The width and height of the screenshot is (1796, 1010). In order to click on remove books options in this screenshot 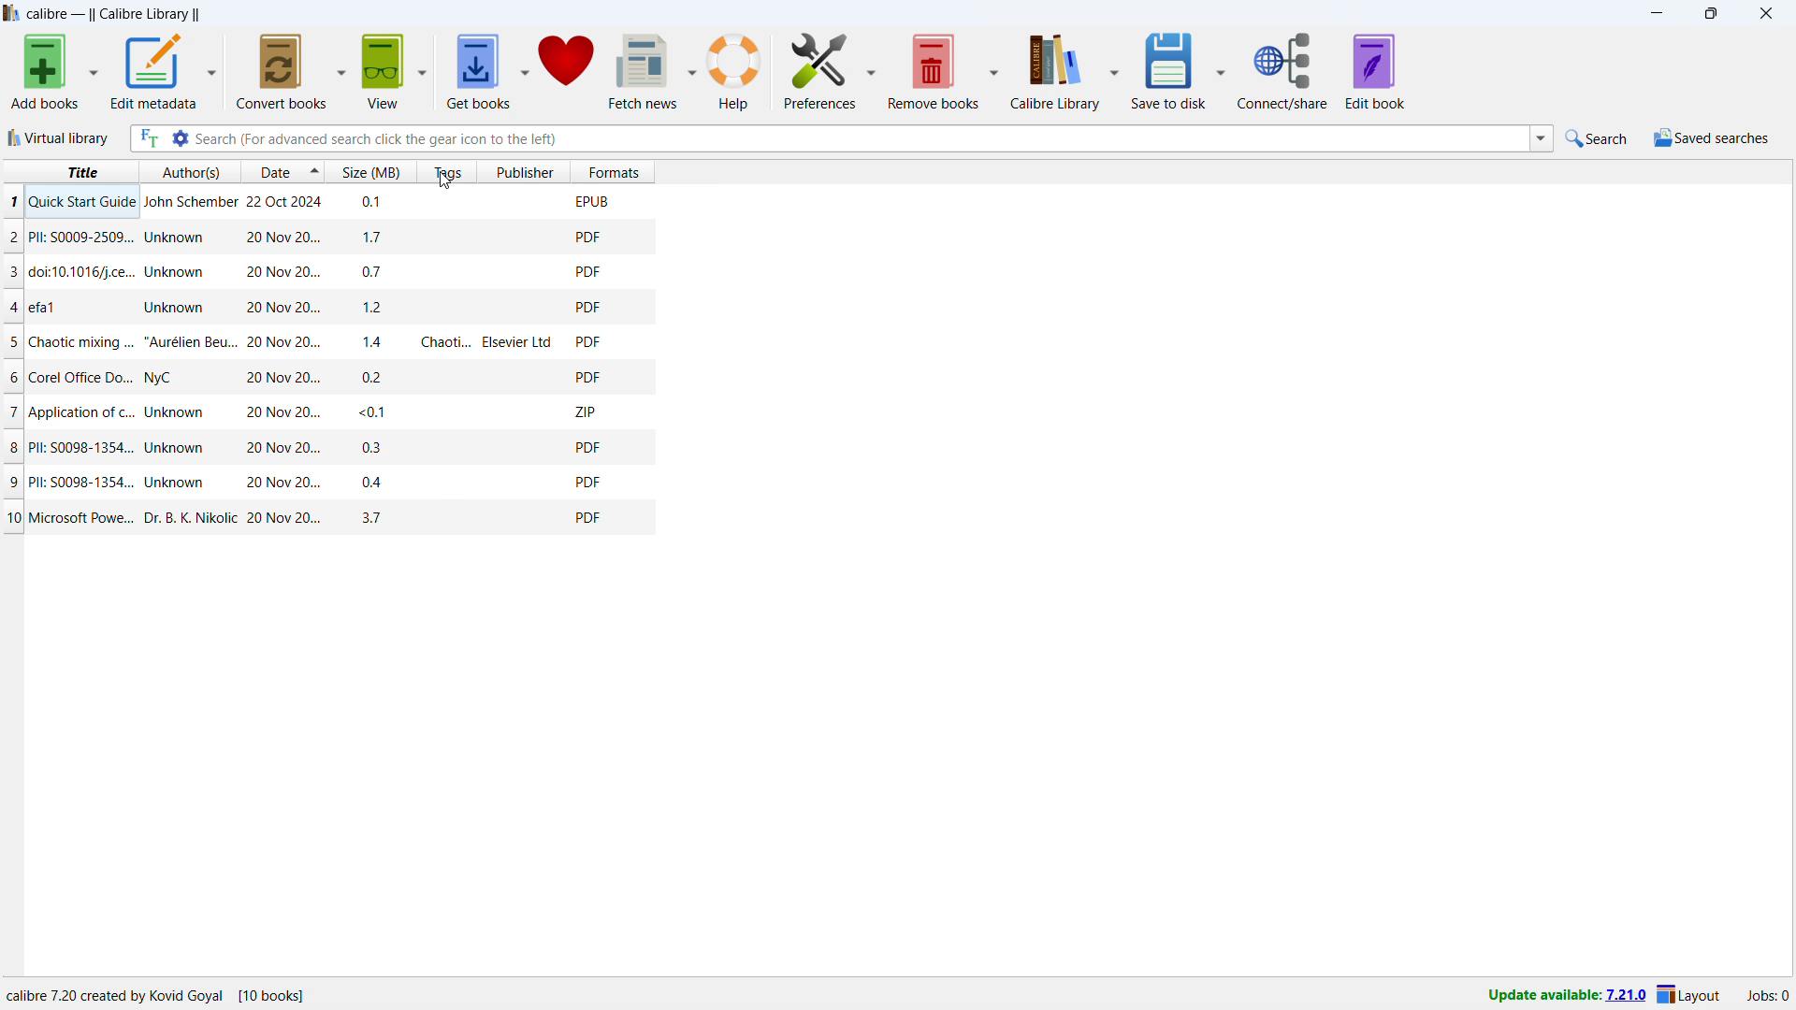, I will do `click(995, 72)`.